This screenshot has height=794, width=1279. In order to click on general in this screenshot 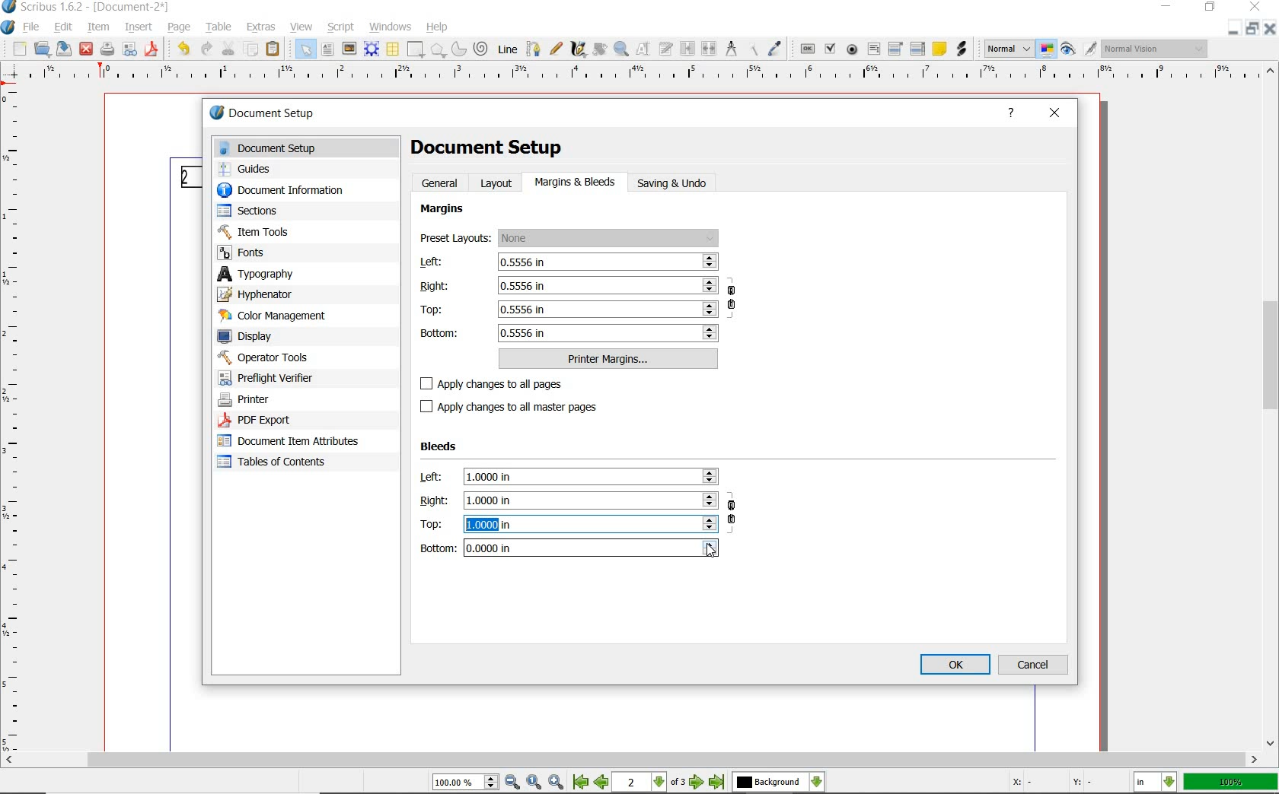, I will do `click(441, 183)`.